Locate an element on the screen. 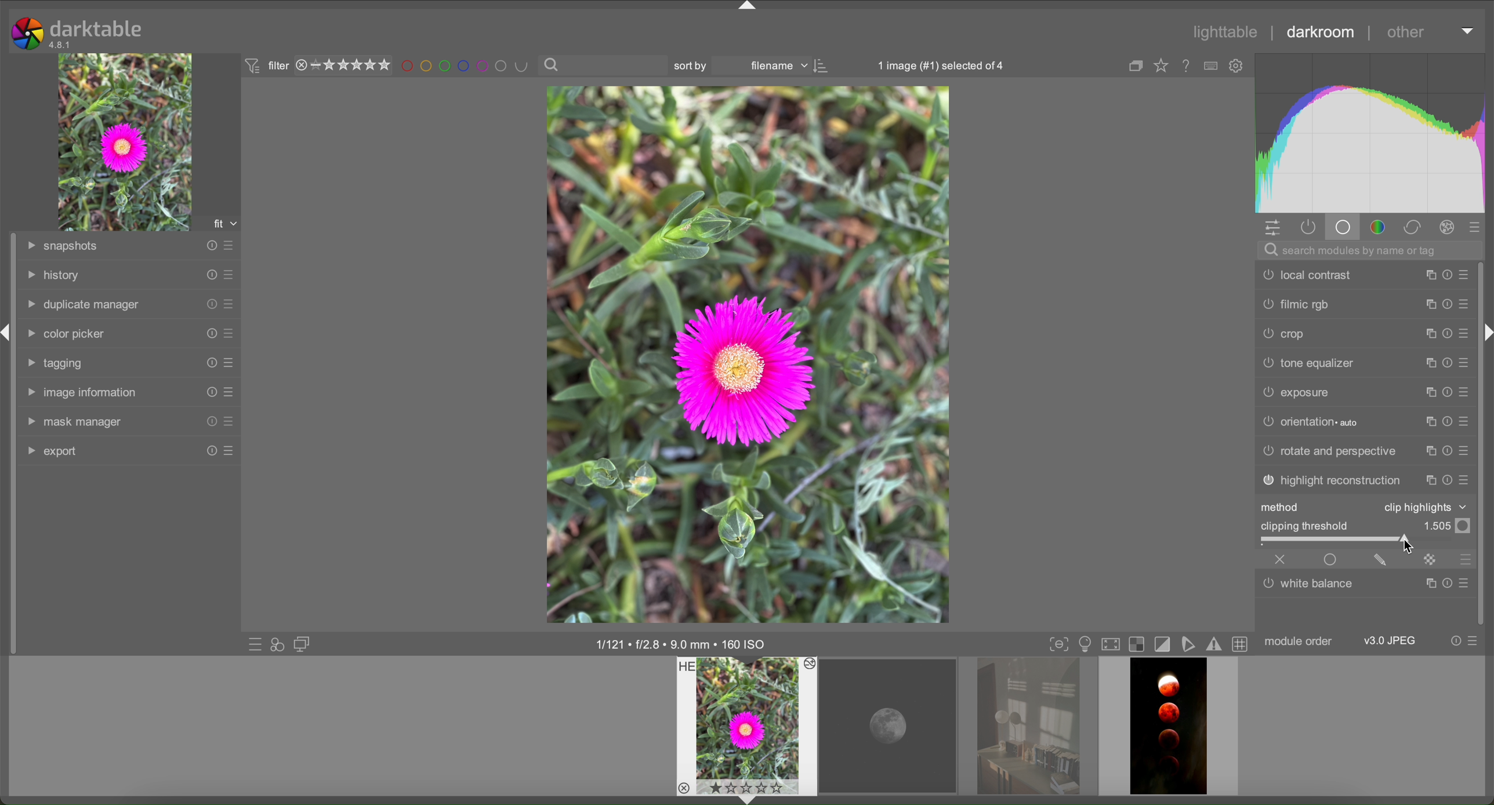 The height and width of the screenshot is (805, 1494). presets is located at coordinates (228, 392).